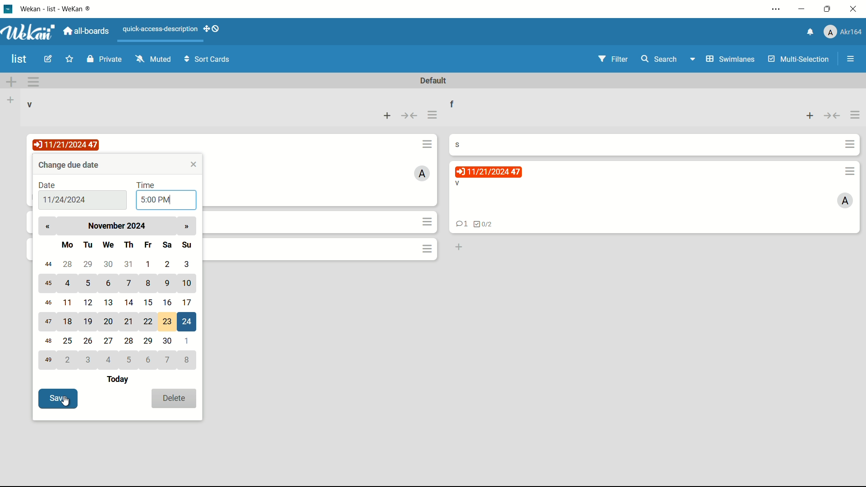  I want to click on 5, so click(131, 360).